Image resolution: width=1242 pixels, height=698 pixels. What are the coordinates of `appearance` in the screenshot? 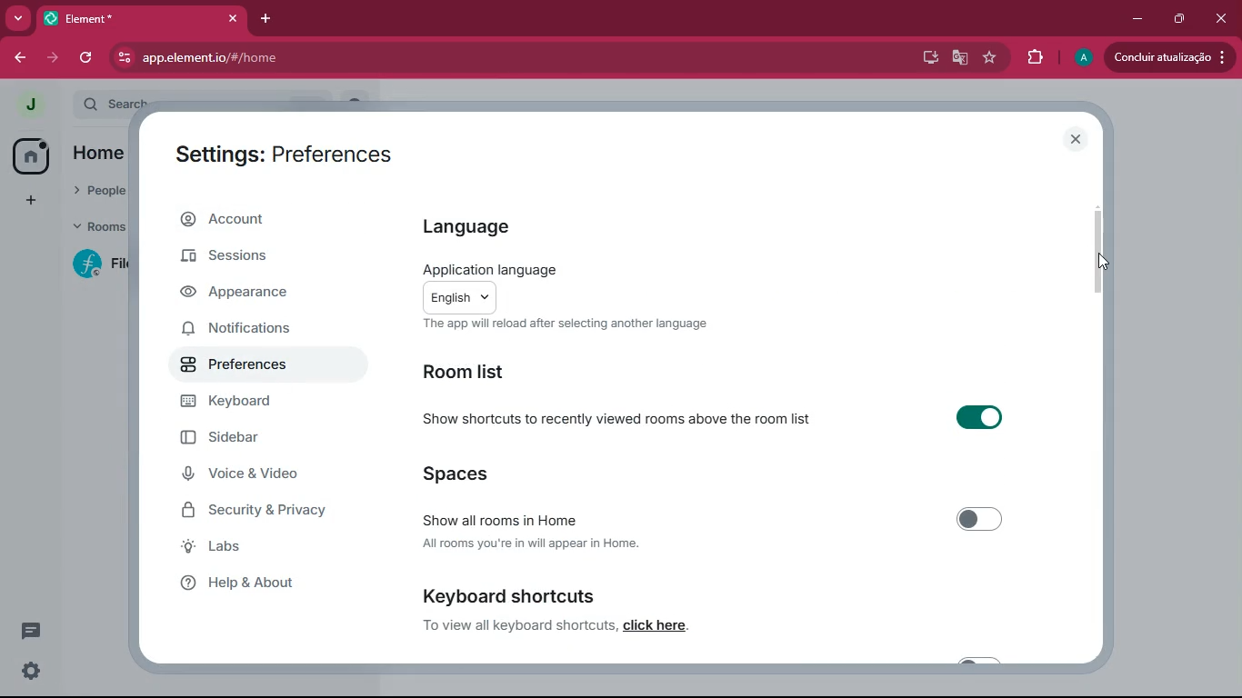 It's located at (256, 293).